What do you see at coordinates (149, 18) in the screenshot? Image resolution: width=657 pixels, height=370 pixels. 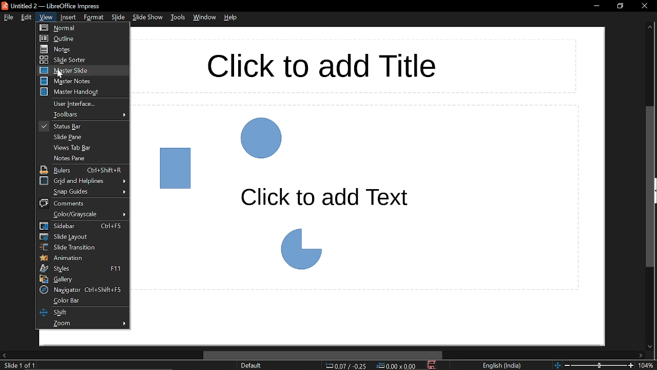 I see `Slide show` at bounding box center [149, 18].